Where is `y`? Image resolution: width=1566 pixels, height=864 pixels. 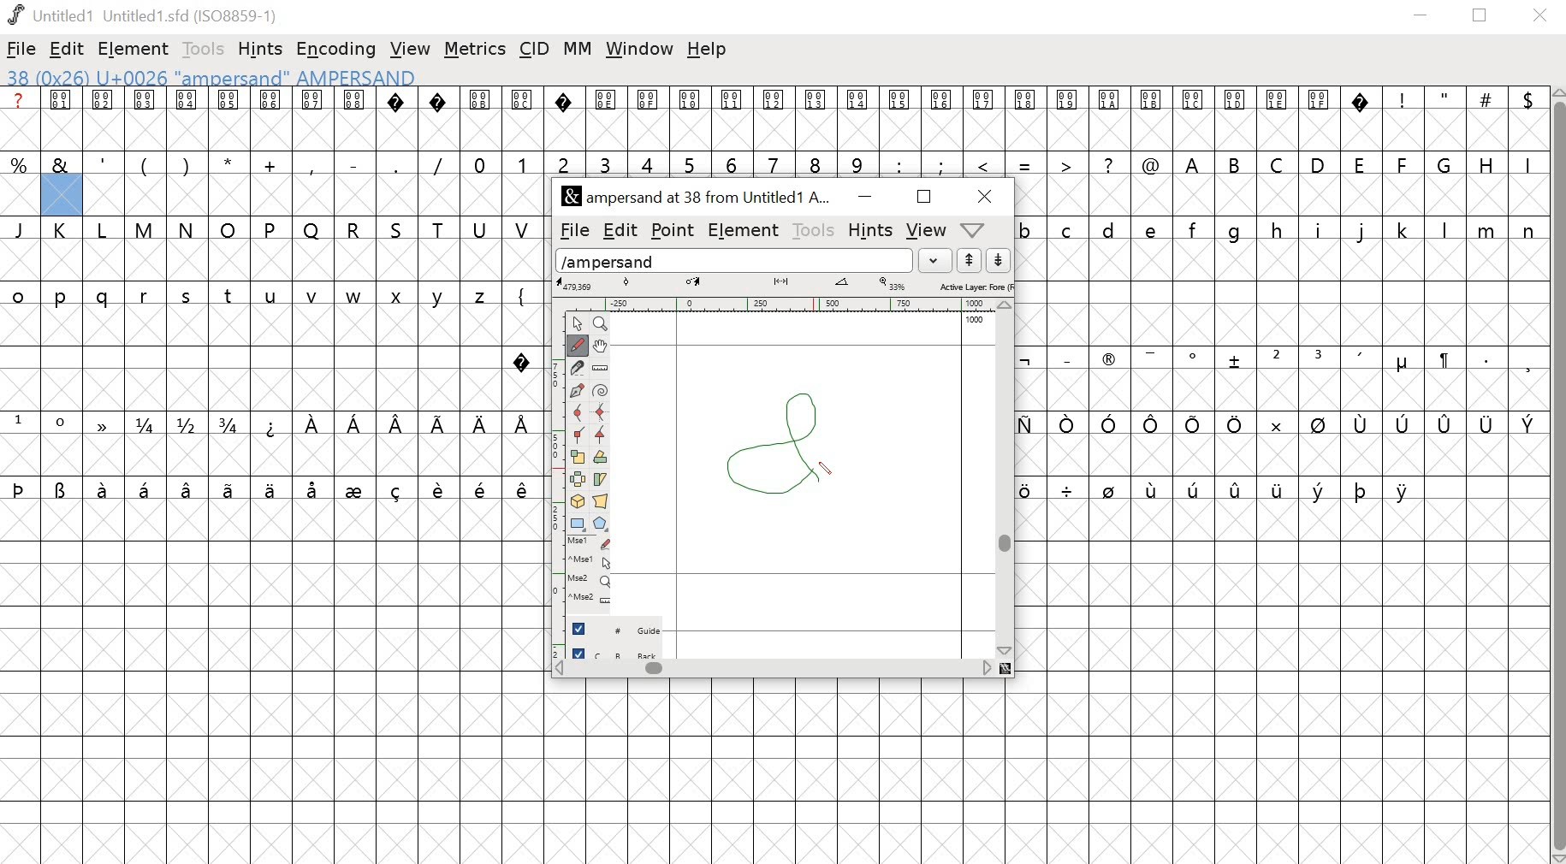 y is located at coordinates (442, 296).